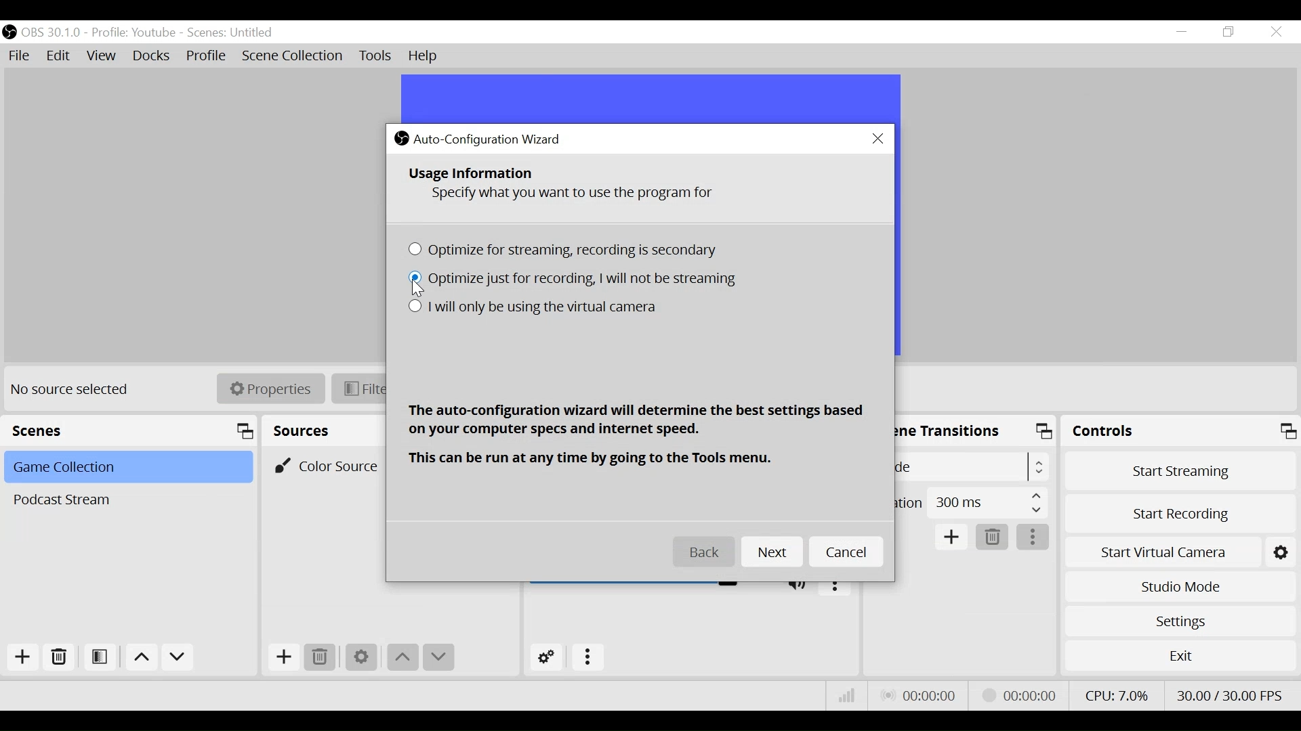 This screenshot has width=1301, height=731. What do you see at coordinates (473, 173) in the screenshot?
I see `Usage Information` at bounding box center [473, 173].